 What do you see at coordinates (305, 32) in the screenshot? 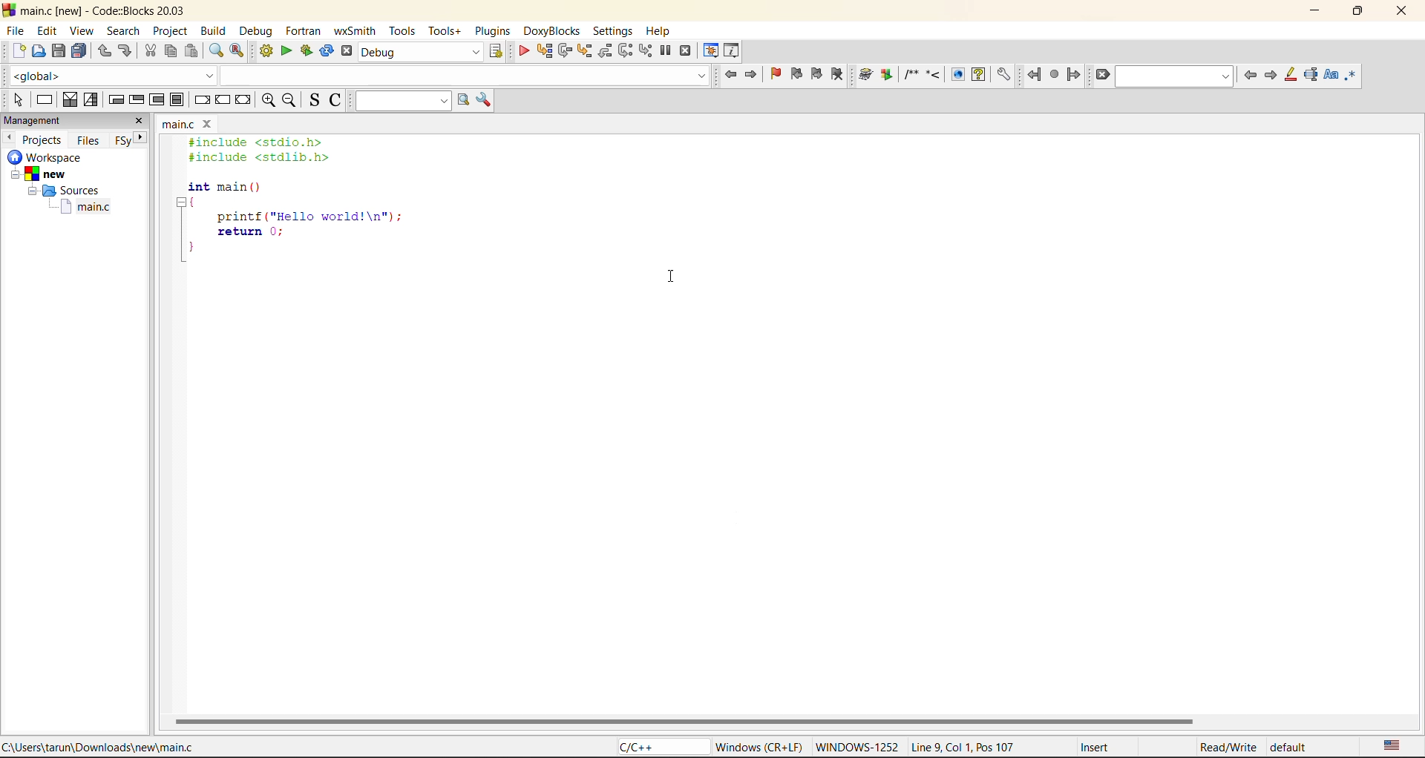
I see `foxtran` at bounding box center [305, 32].